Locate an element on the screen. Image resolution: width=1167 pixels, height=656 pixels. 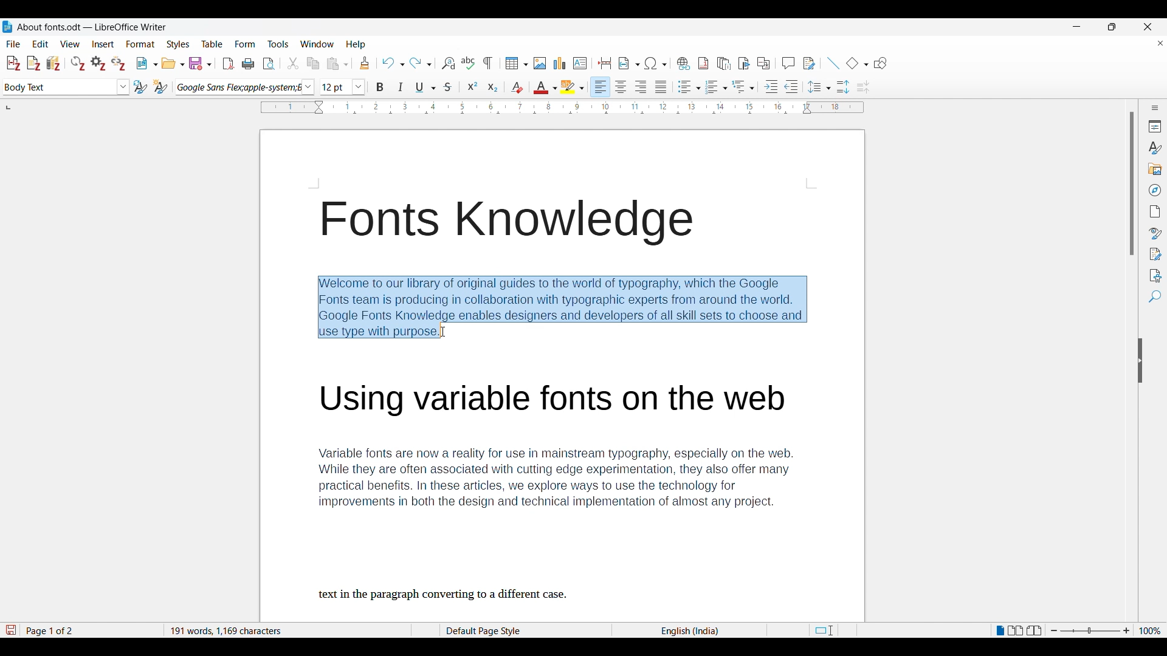
Current page out of total pages is located at coordinates (51, 630).